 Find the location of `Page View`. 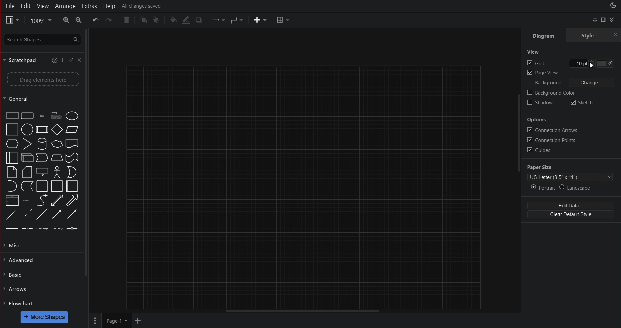

Page View is located at coordinates (542, 73).